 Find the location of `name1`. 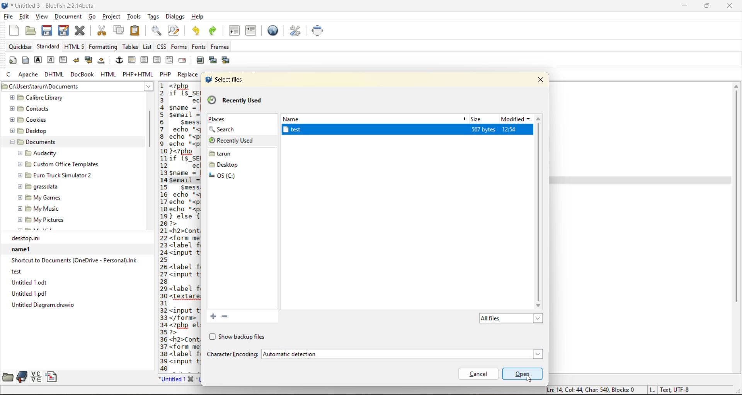

name1 is located at coordinates (75, 249).